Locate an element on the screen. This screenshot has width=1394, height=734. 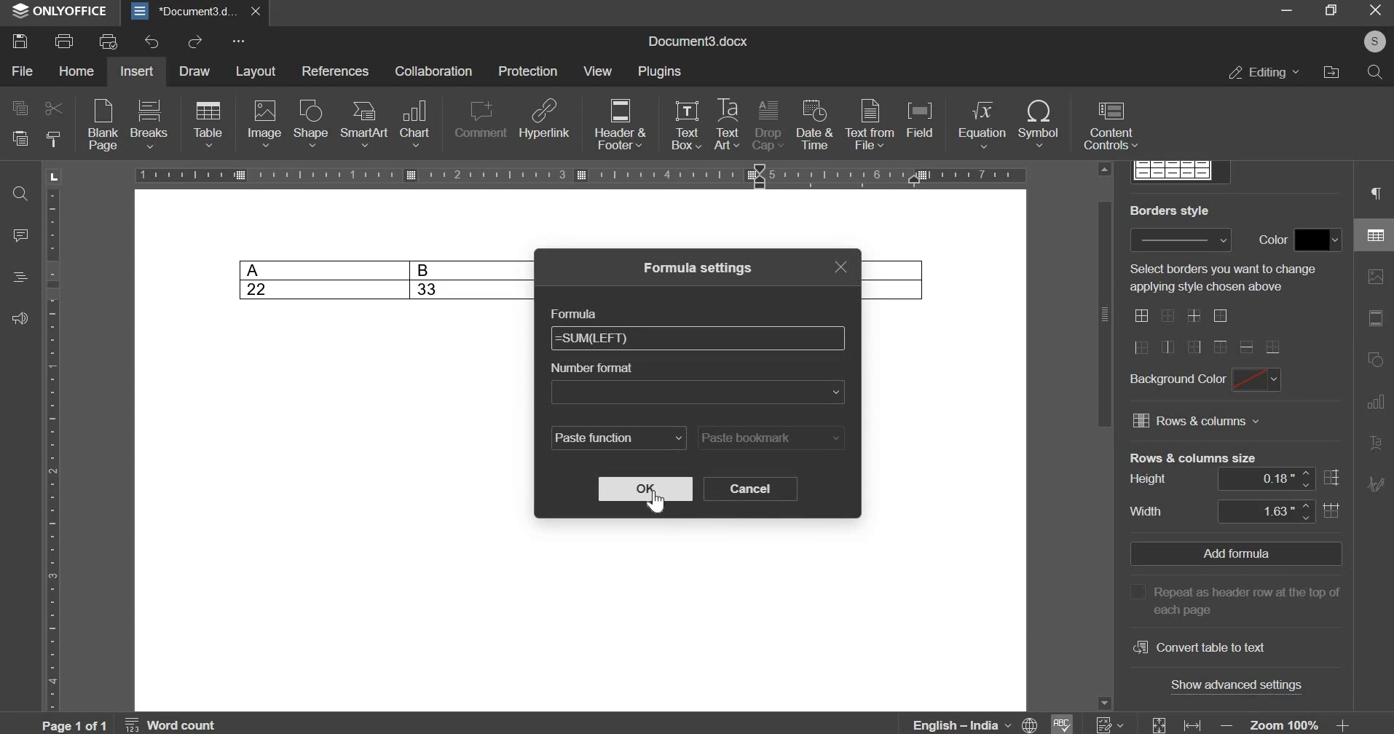
customize quick access is located at coordinates (237, 42).